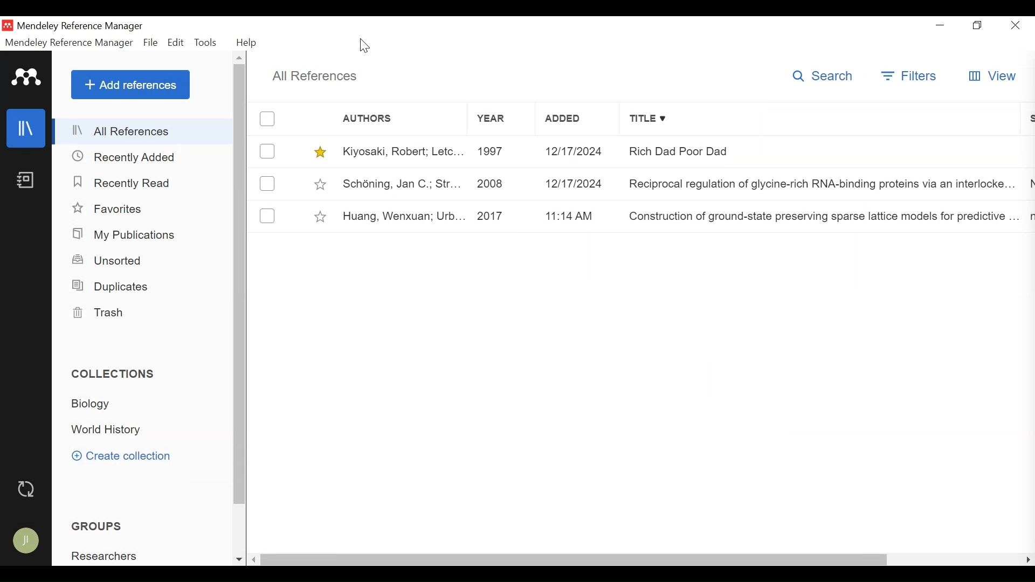 The width and height of the screenshot is (1035, 582). What do you see at coordinates (576, 559) in the screenshot?
I see `Horizontal Scroll bar` at bounding box center [576, 559].